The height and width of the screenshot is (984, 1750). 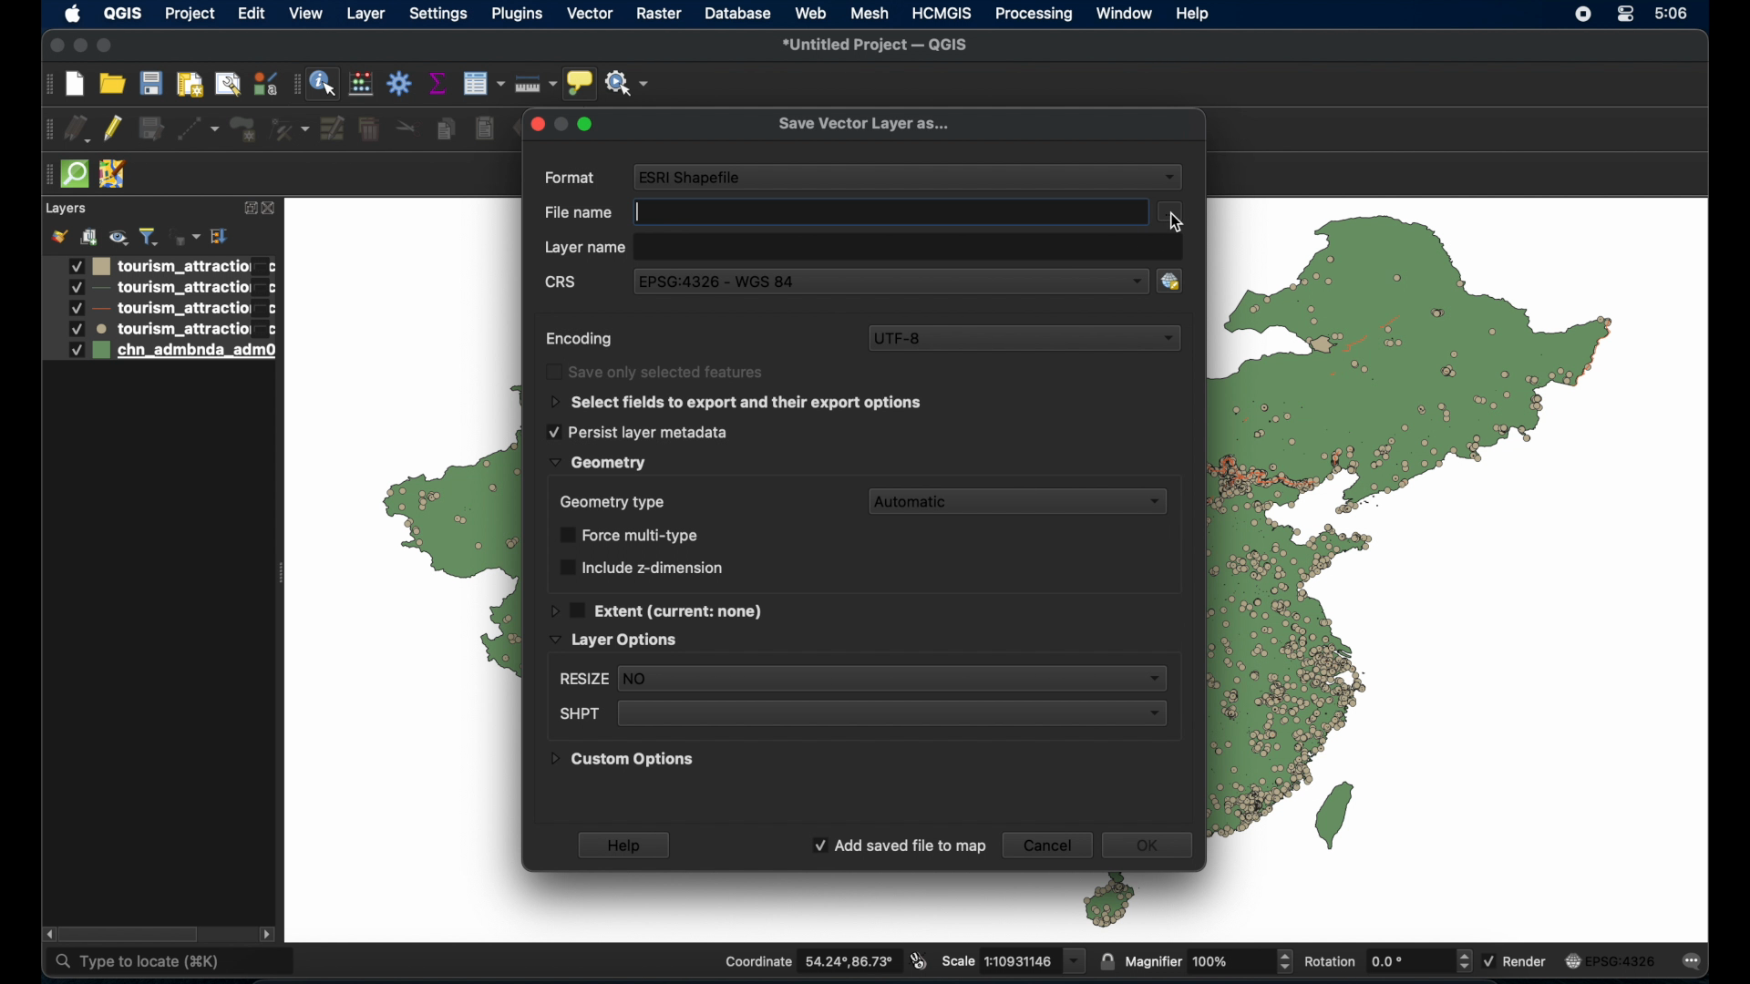 What do you see at coordinates (74, 175) in the screenshot?
I see `quick osm` at bounding box center [74, 175].